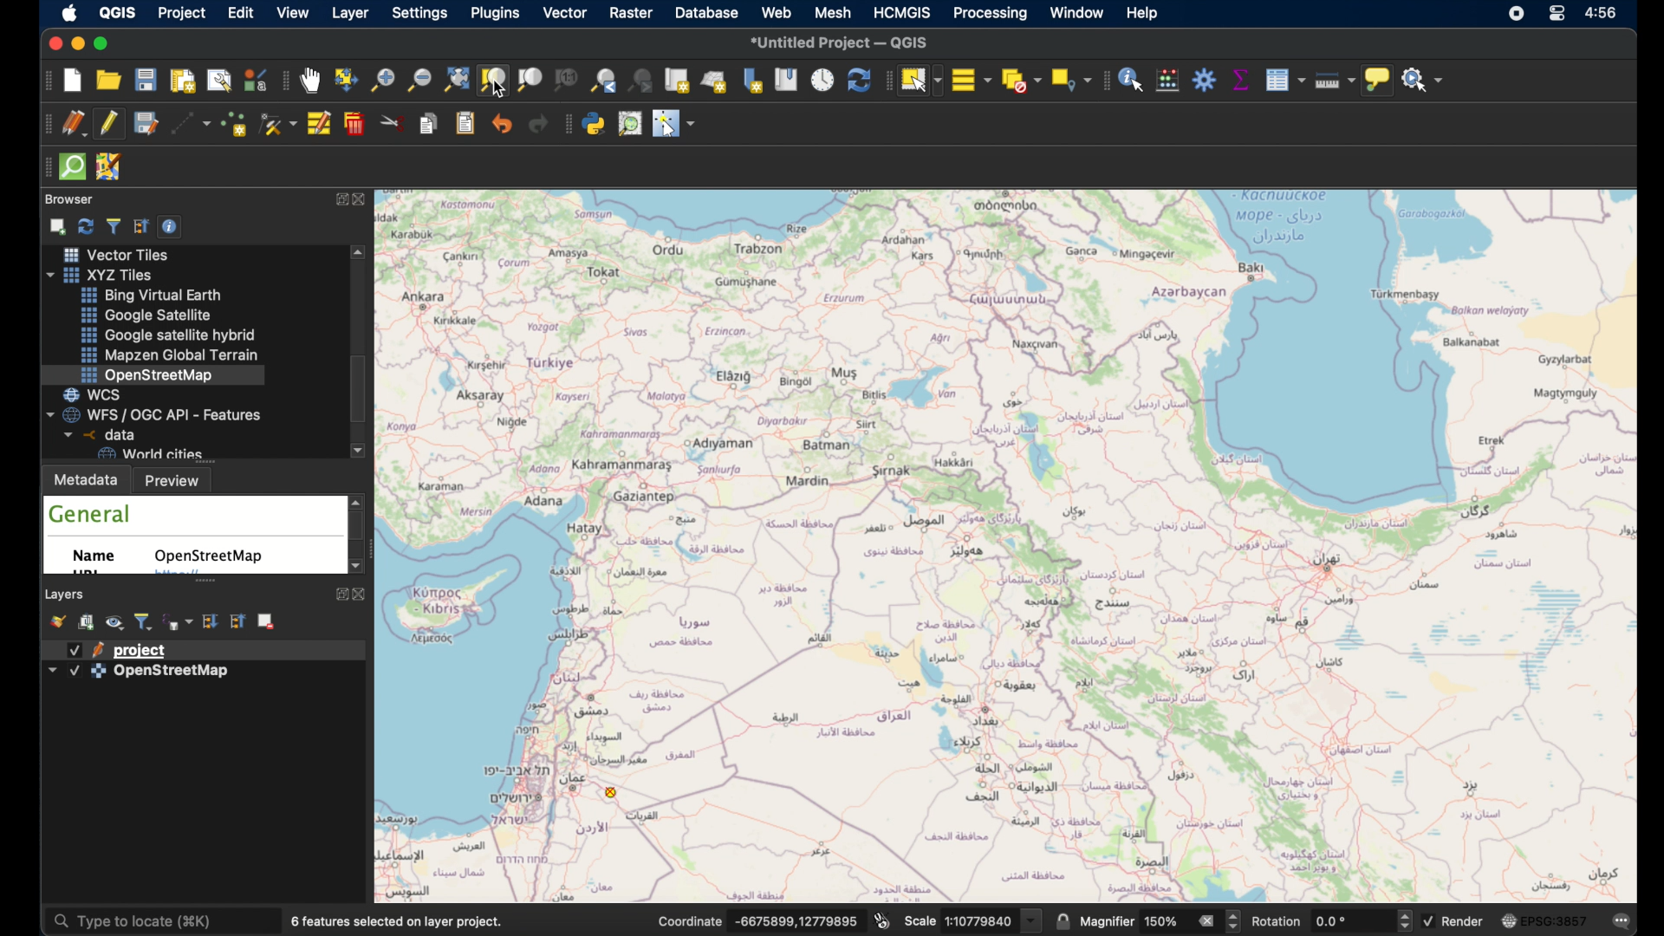  Describe the element at coordinates (1021, 81) in the screenshot. I see `deselect features from all layers` at that location.